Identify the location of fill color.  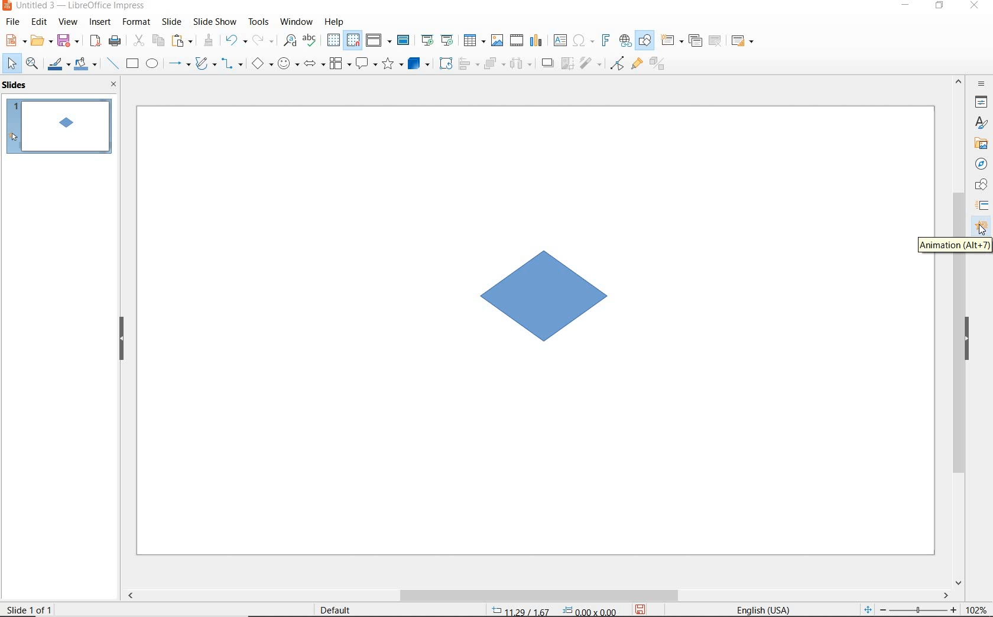
(86, 64).